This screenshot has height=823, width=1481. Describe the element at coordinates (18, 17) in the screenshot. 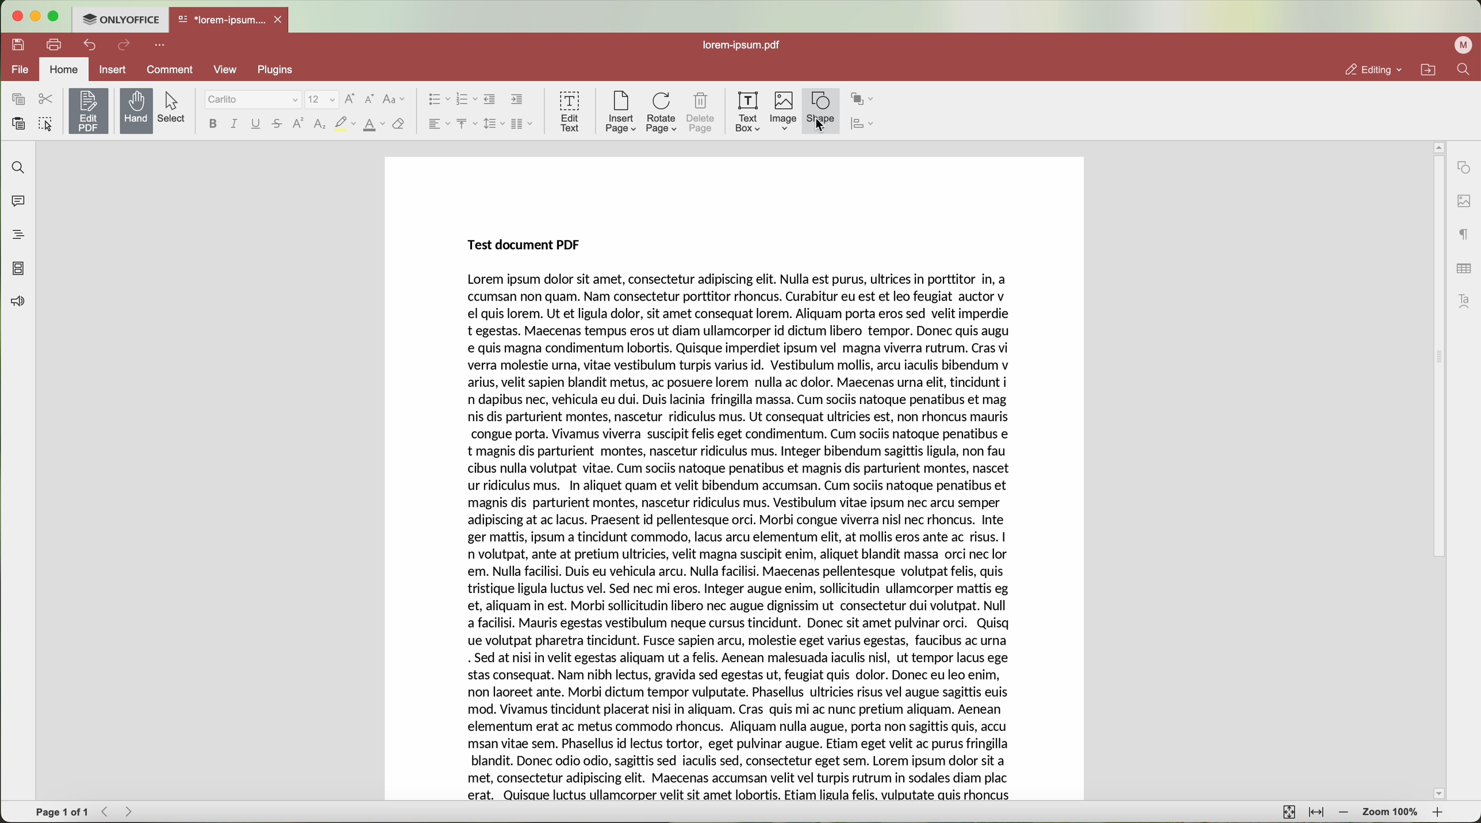

I see `close program` at that location.